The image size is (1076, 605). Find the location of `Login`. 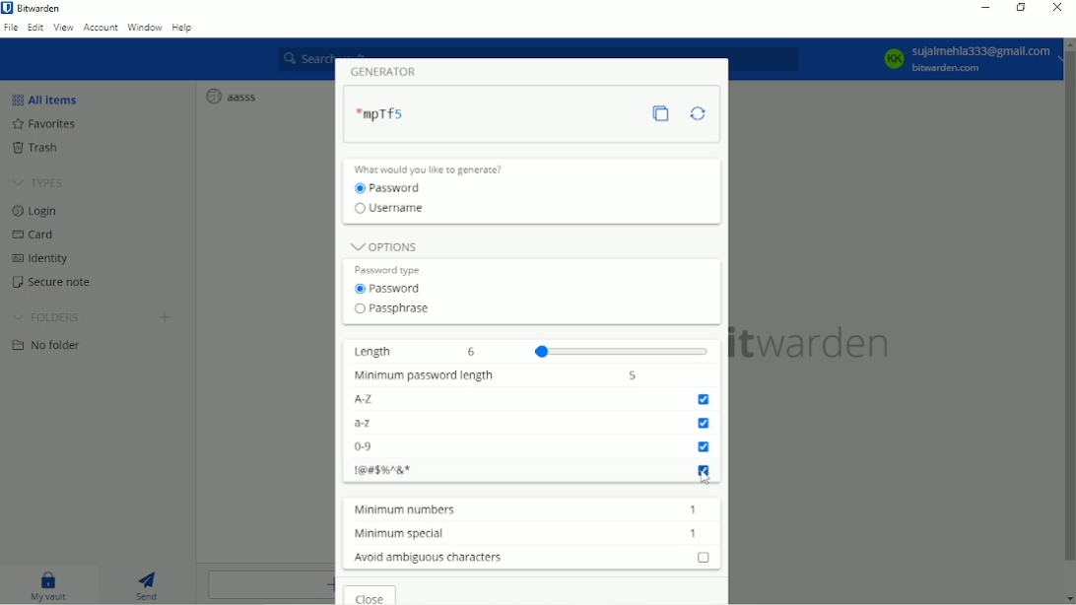

Login is located at coordinates (36, 210).